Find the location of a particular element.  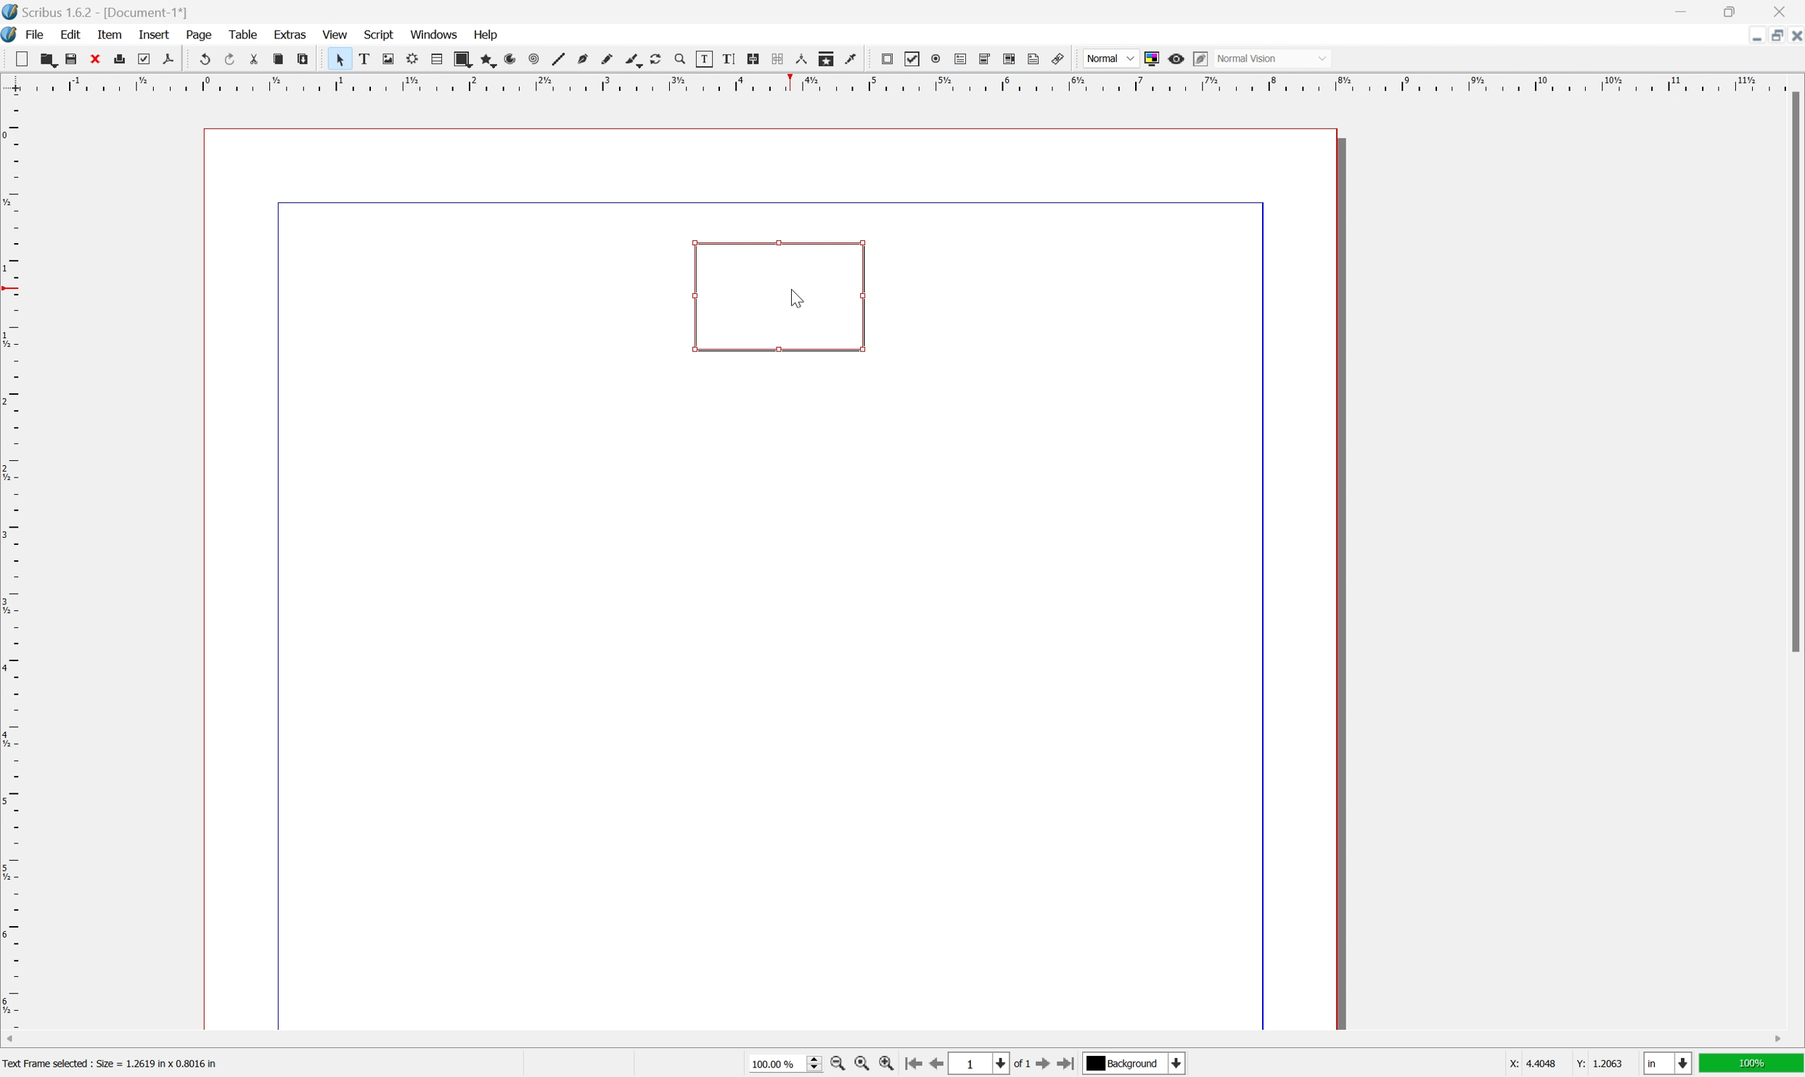

Edit in preview mode is located at coordinates (1200, 60).